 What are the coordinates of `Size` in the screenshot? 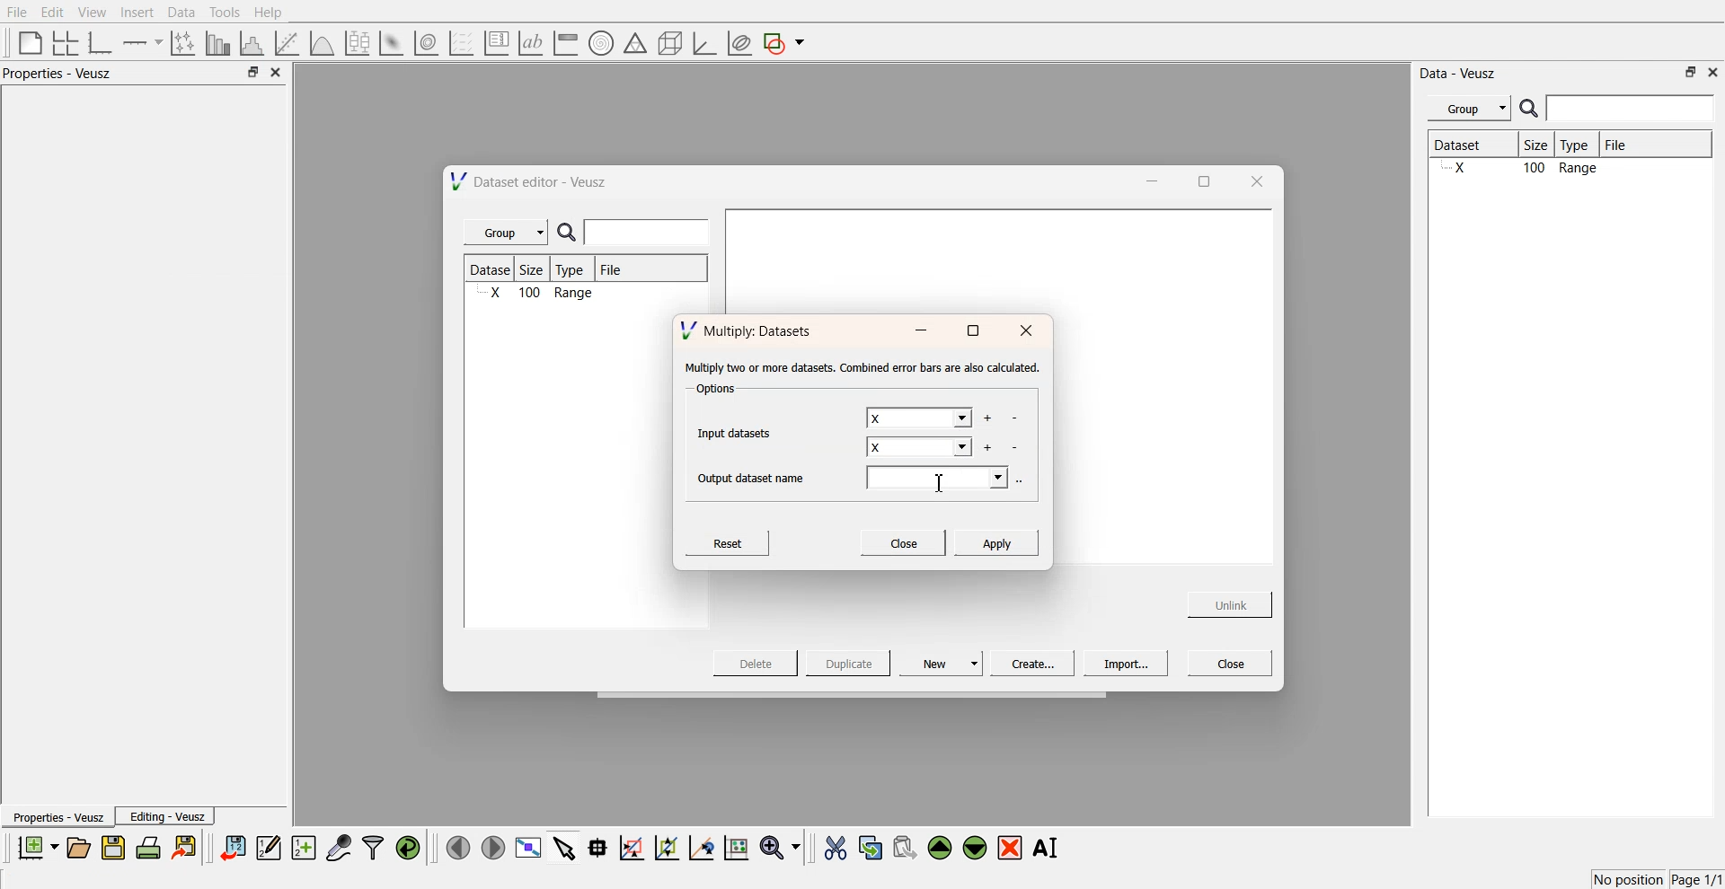 It's located at (1541, 146).